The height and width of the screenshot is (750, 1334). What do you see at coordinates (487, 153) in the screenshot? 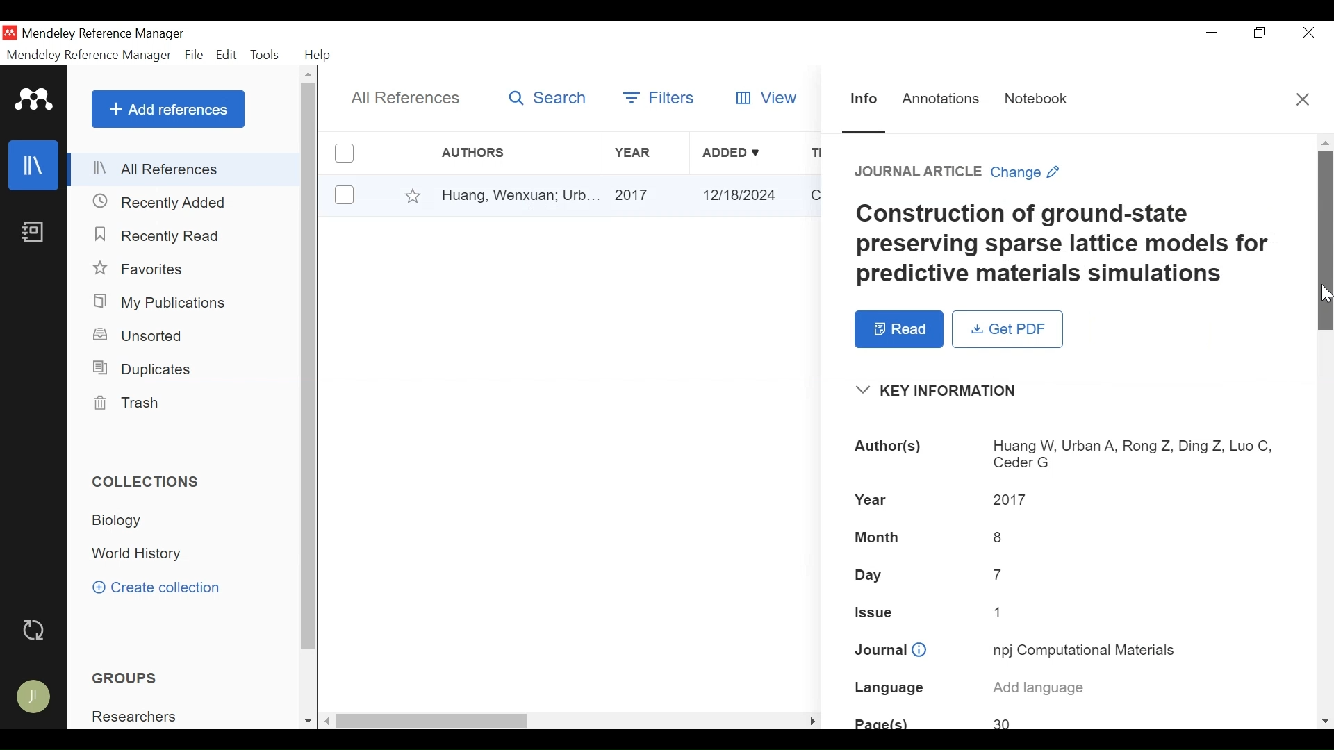
I see `Authors` at bounding box center [487, 153].